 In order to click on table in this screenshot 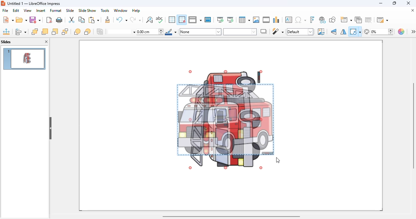, I will do `click(245, 20)`.